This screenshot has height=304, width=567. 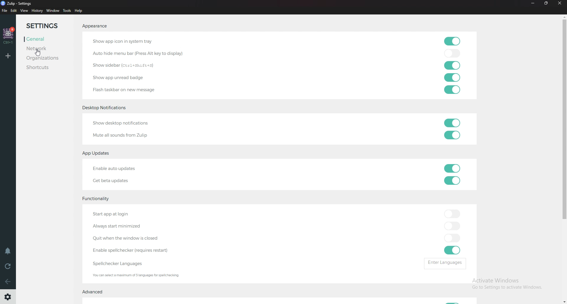 I want to click on Edit, so click(x=14, y=11).